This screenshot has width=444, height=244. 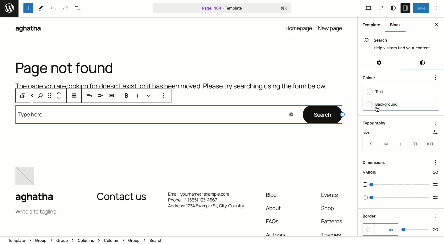 I want to click on Page not found, so click(x=64, y=69).